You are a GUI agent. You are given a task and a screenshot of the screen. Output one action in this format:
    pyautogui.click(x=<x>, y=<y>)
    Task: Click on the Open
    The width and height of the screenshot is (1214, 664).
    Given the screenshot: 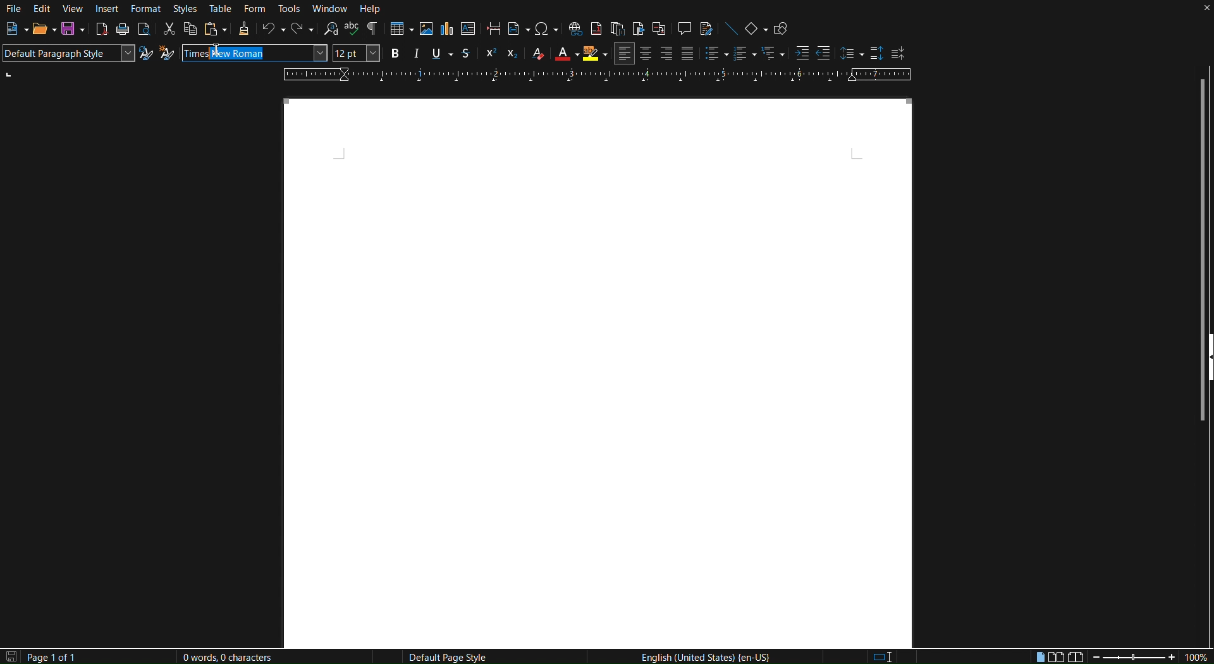 What is the action you would take?
    pyautogui.click(x=39, y=31)
    